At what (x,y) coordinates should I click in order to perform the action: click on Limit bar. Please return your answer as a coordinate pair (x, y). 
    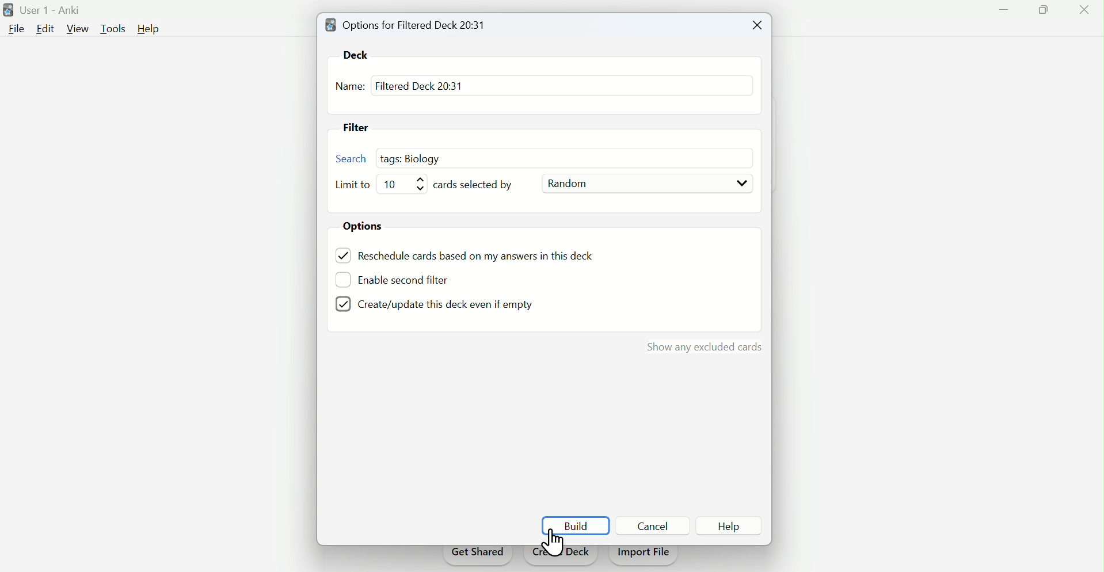
    Looking at the image, I should click on (406, 184).